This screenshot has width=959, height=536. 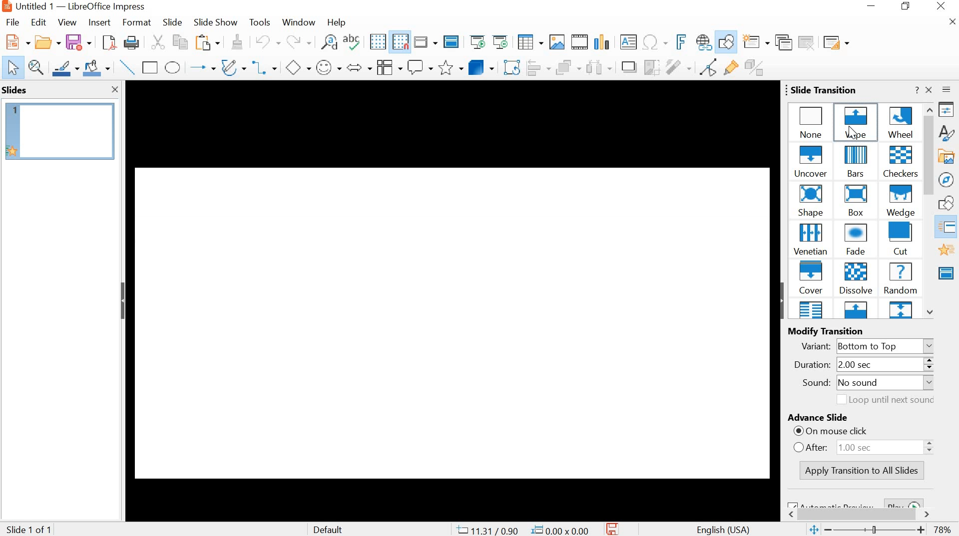 I want to click on GALLERY, so click(x=946, y=156).